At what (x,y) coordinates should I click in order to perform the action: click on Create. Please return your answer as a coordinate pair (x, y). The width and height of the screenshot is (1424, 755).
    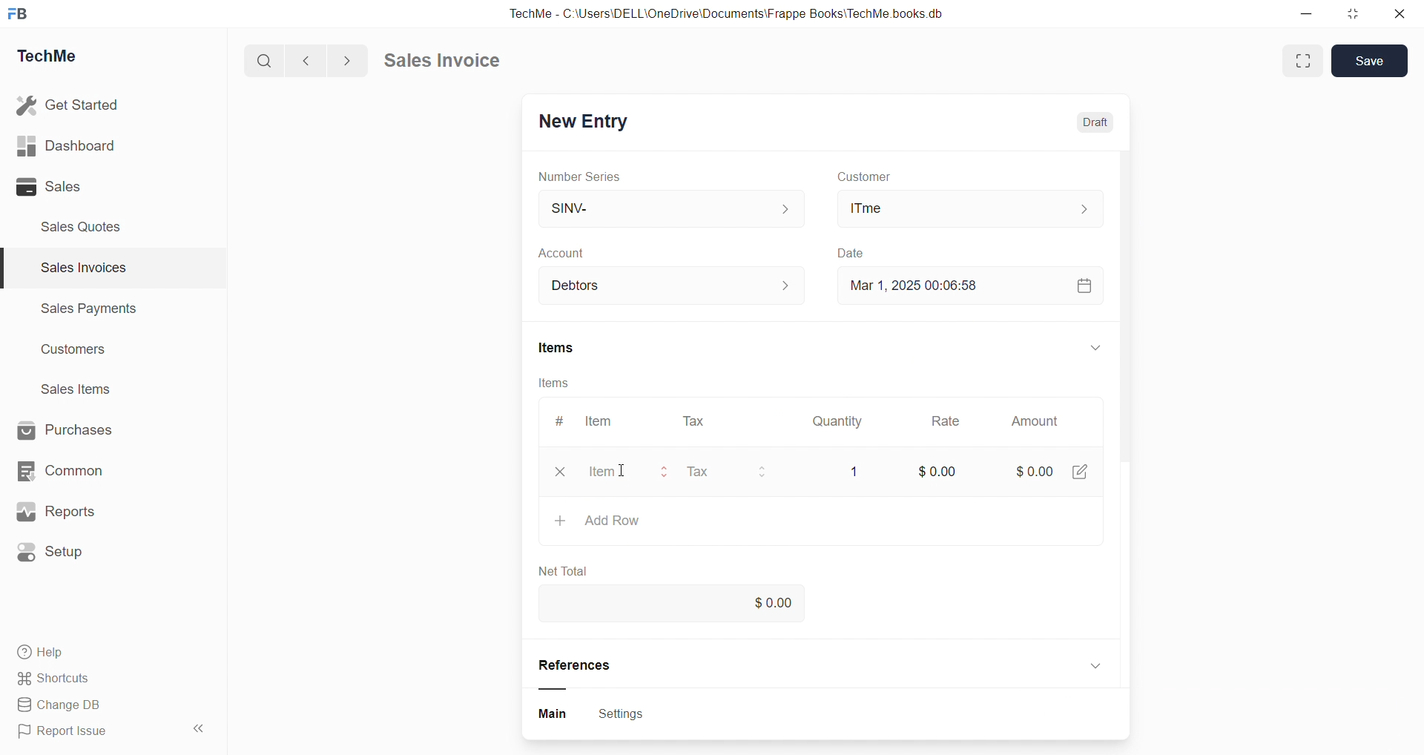
    Looking at the image, I should click on (846, 251).